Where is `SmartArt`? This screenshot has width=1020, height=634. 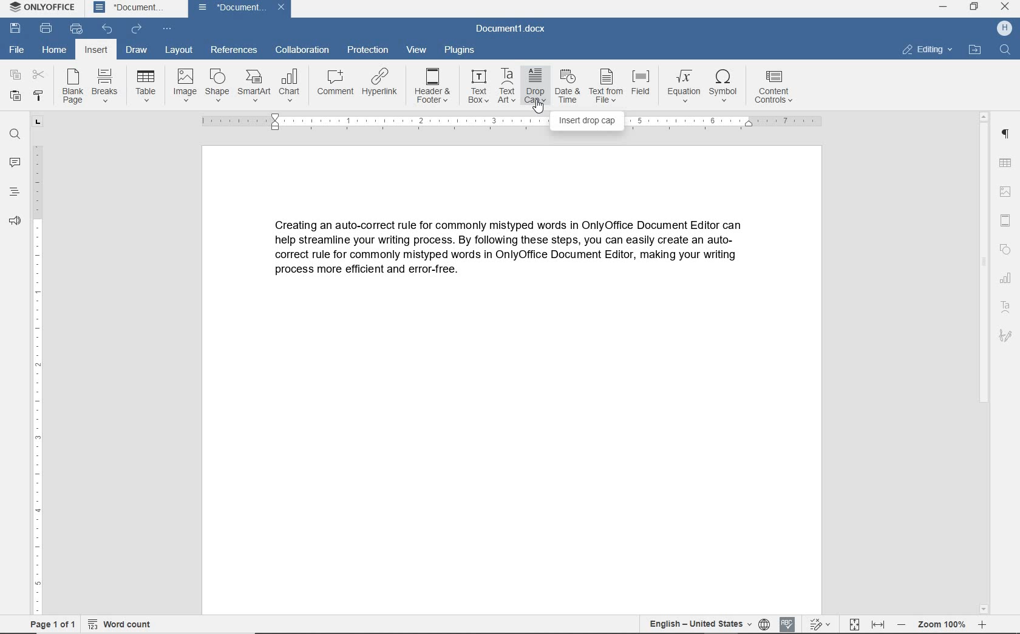 SmartArt is located at coordinates (254, 85).